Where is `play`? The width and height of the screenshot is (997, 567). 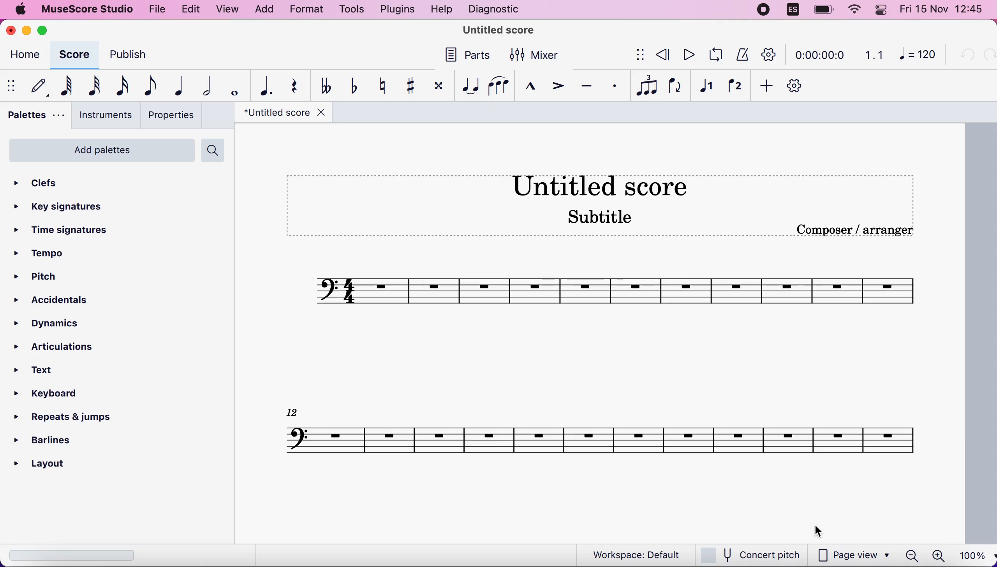 play is located at coordinates (688, 55).